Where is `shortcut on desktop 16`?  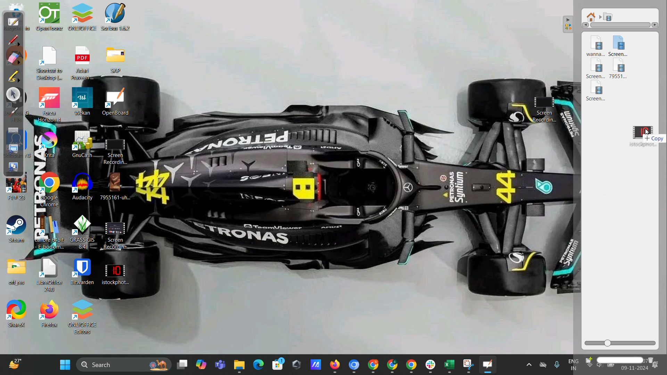
shortcut on desktop 16 is located at coordinates (17, 230).